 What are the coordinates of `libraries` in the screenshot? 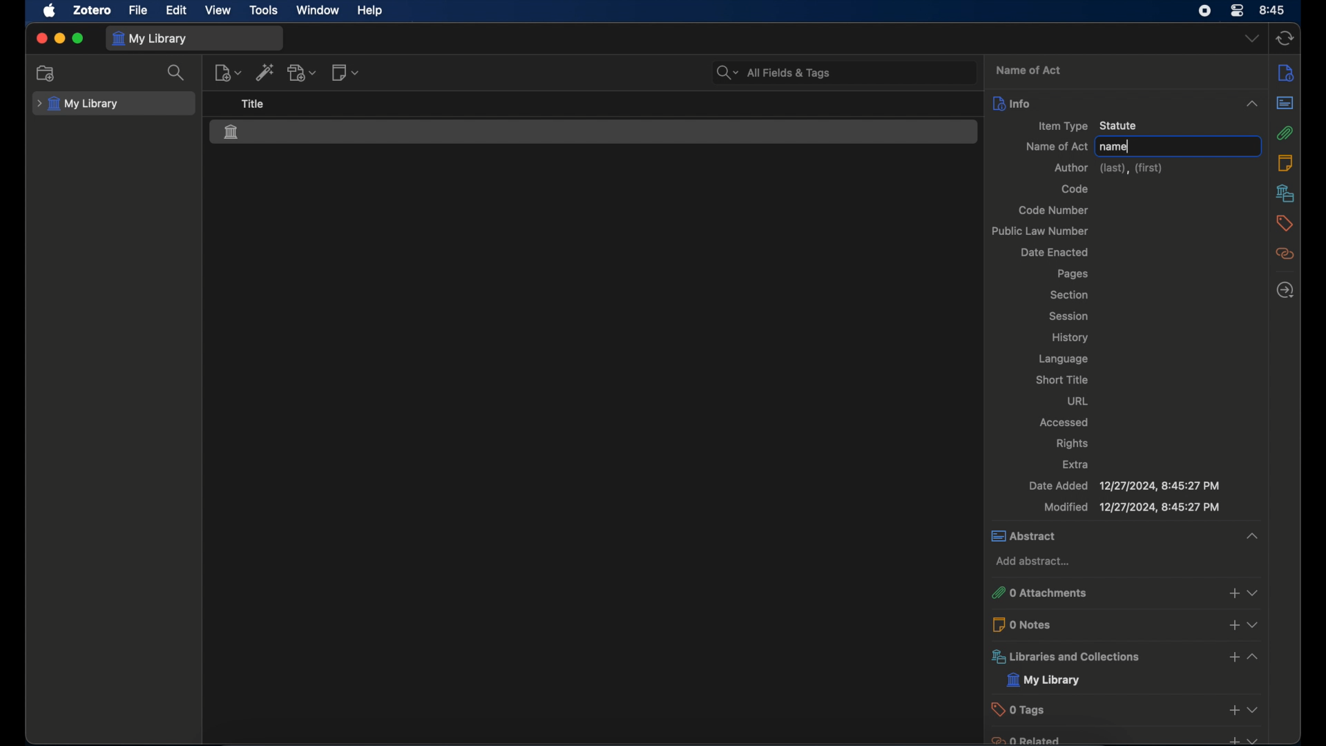 It's located at (1284, 193).